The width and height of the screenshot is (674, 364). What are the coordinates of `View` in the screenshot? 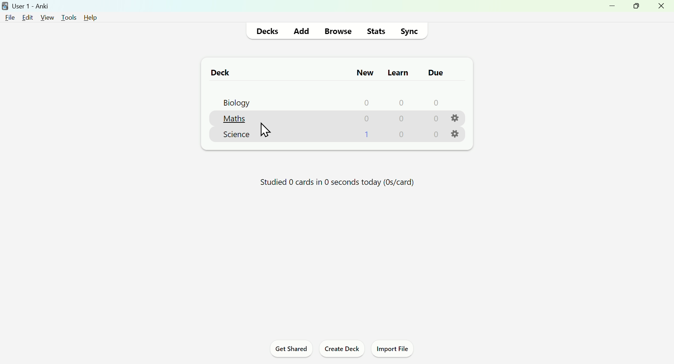 It's located at (47, 17).